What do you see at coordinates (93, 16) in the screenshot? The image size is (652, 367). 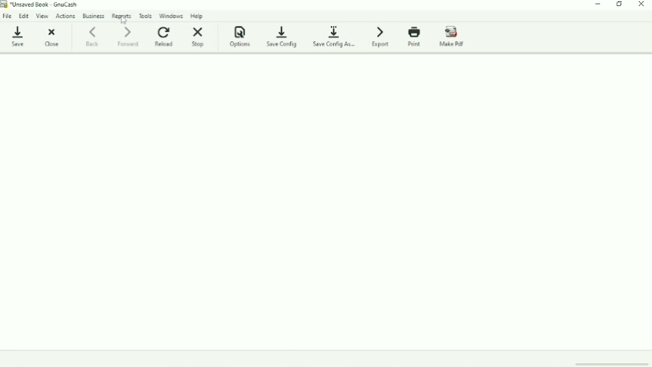 I see `Business` at bounding box center [93, 16].